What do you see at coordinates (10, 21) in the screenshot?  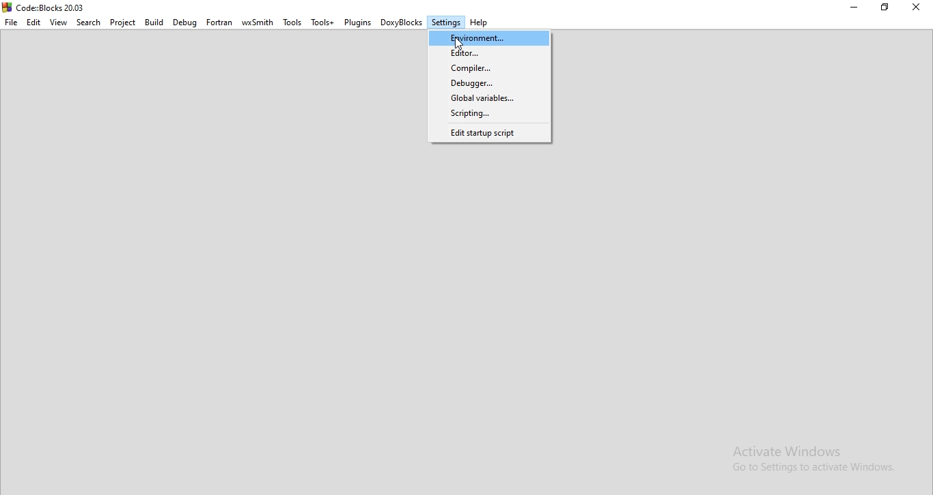 I see `file` at bounding box center [10, 21].